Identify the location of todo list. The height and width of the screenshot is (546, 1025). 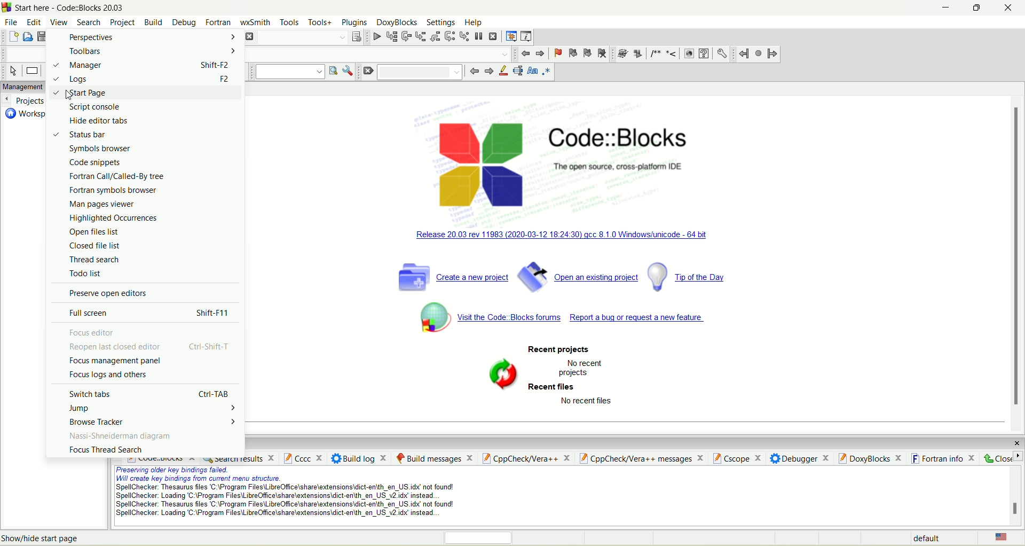
(85, 274).